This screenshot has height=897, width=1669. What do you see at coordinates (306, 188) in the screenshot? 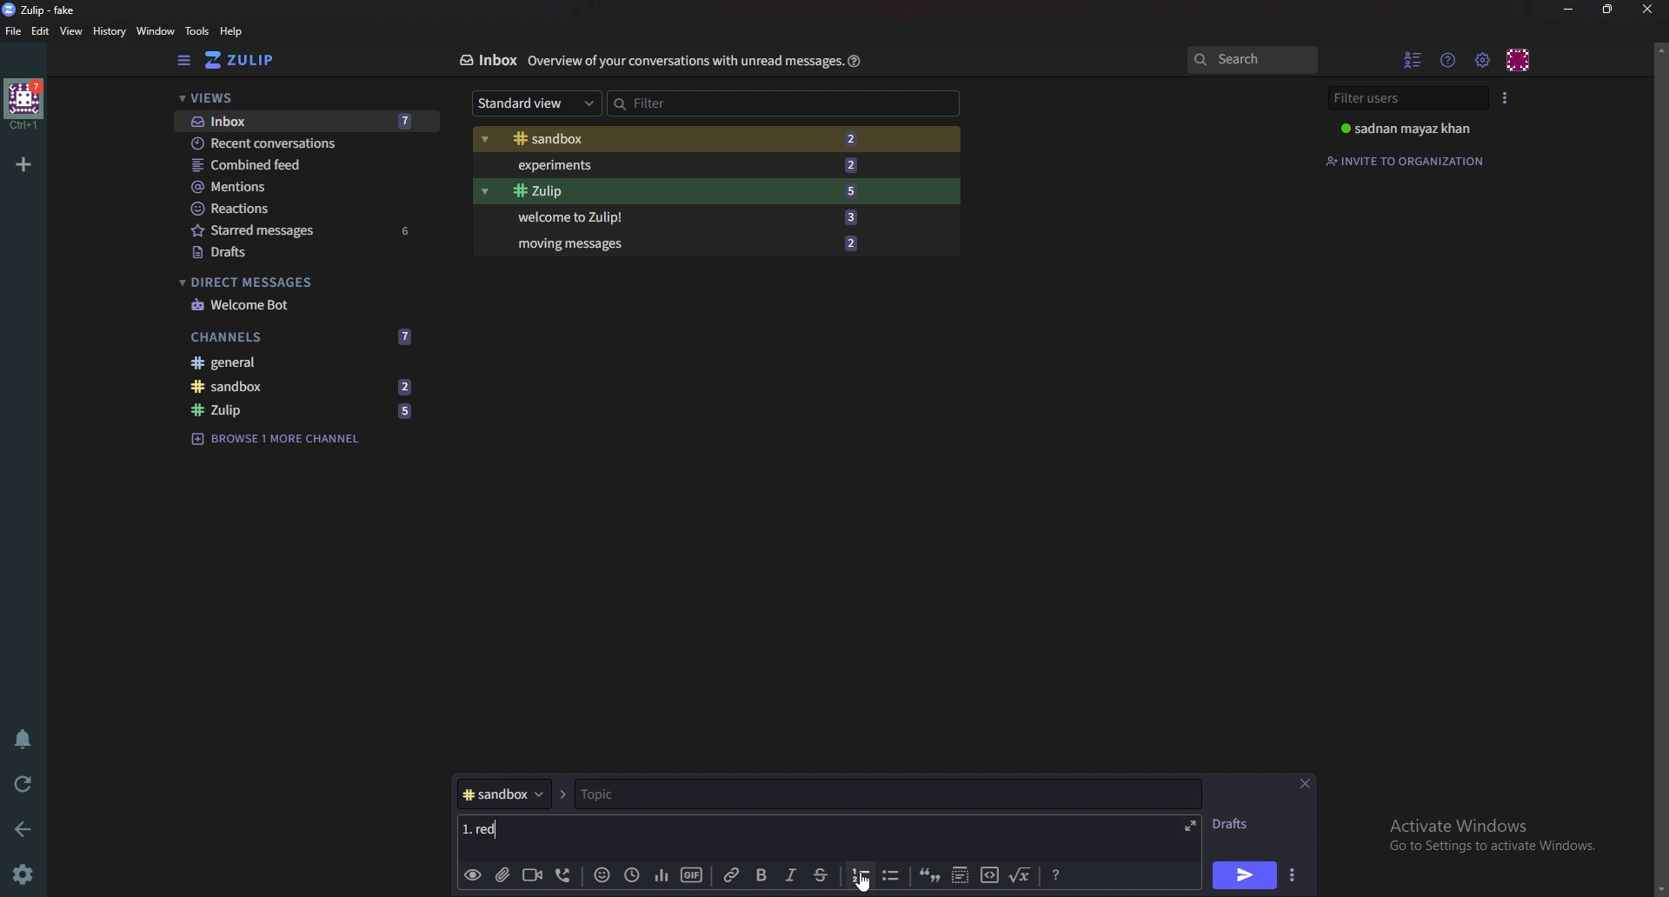
I see `mentions` at bounding box center [306, 188].